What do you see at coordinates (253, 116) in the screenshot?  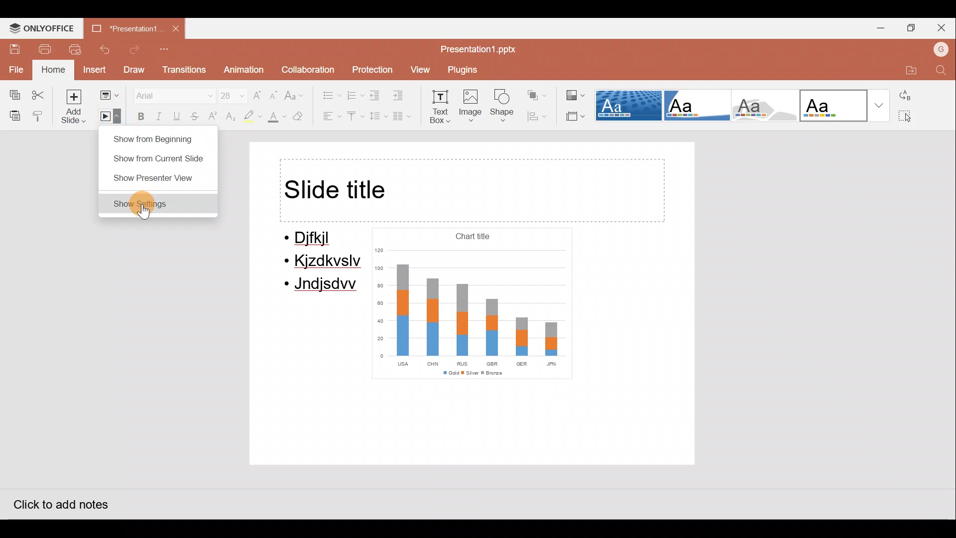 I see `Highlight colour` at bounding box center [253, 116].